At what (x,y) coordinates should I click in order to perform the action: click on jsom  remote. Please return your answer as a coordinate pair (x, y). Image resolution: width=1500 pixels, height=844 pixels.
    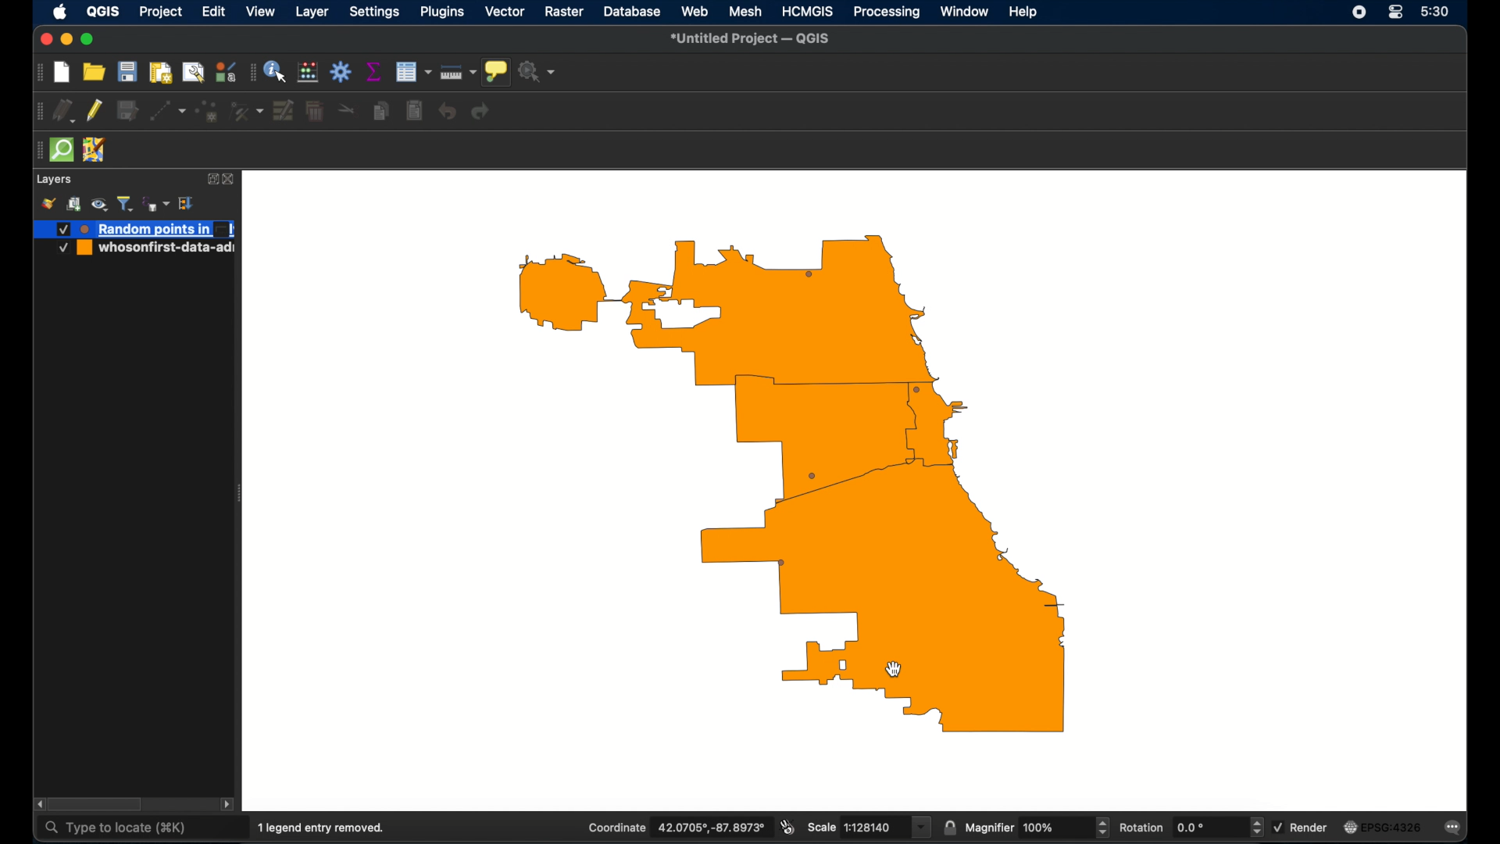
    Looking at the image, I should click on (95, 150).